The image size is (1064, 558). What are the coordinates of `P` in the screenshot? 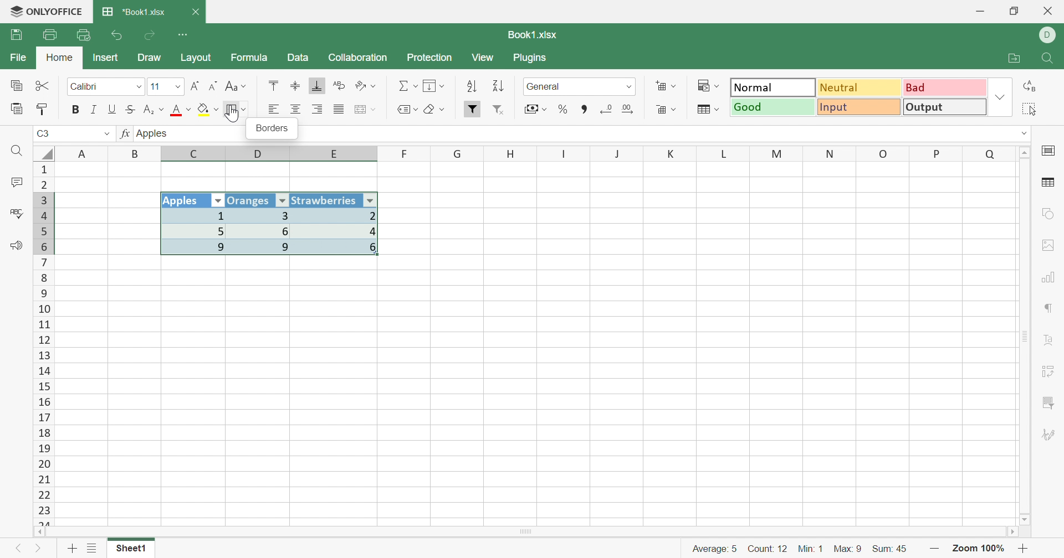 It's located at (938, 153).